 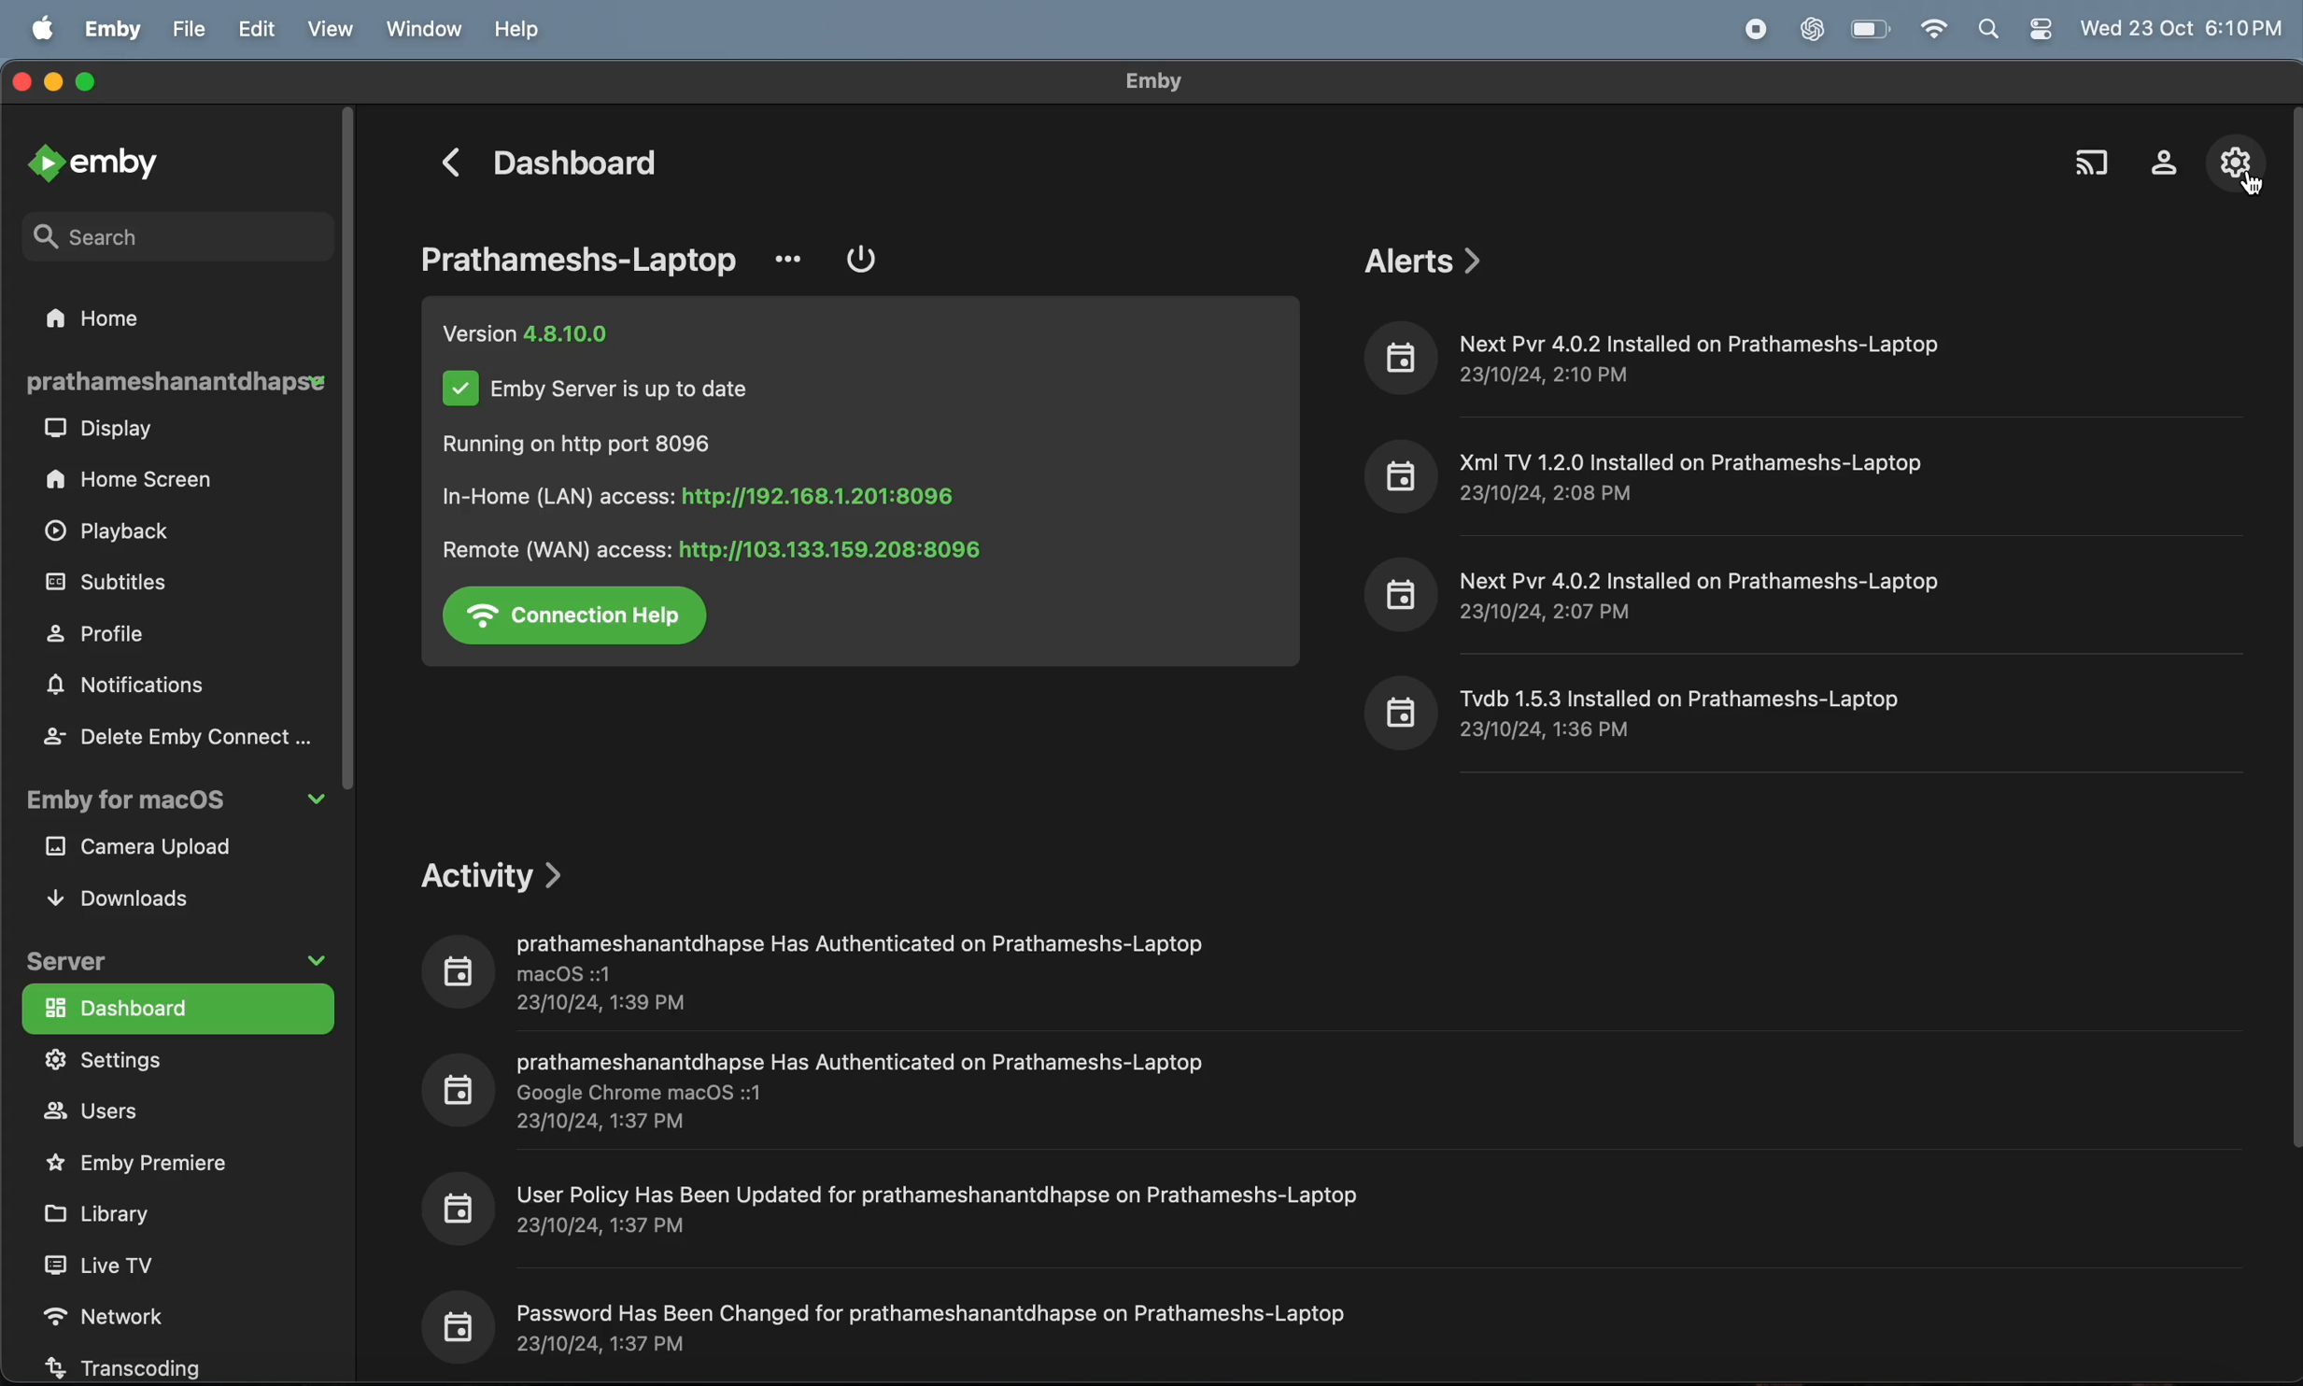 What do you see at coordinates (1640, 721) in the screenshot?
I see `8 Tvdb 1.5.3 Installed on Prathameshs-Laptop
23/10/24, 1:36 PM` at bounding box center [1640, 721].